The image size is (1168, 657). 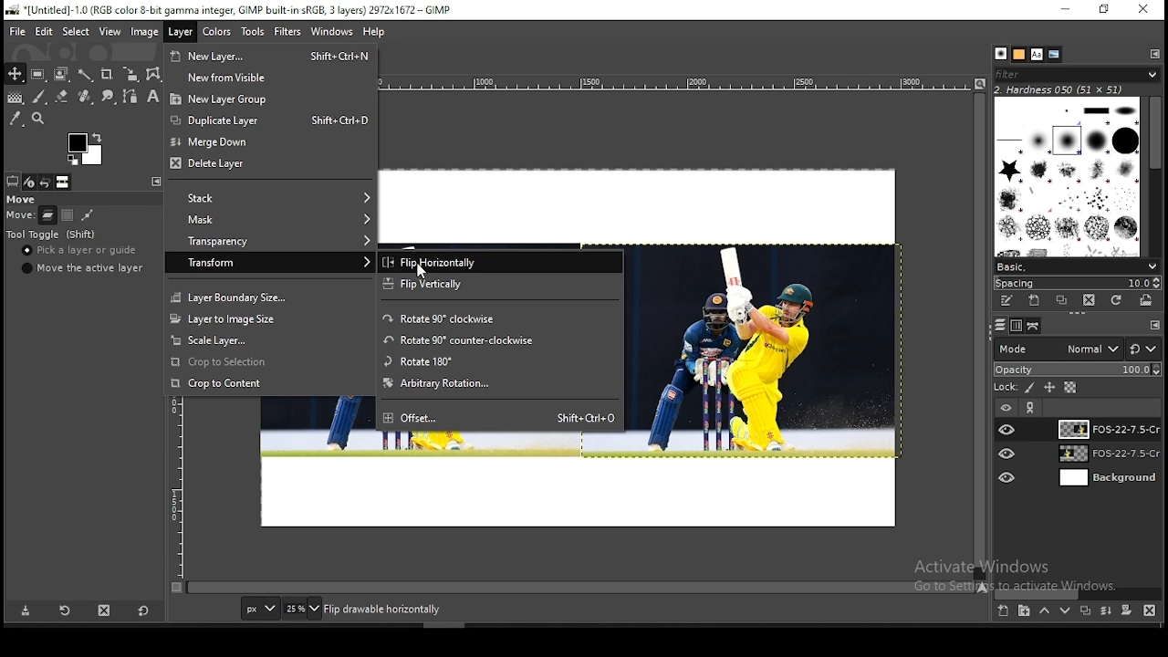 I want to click on fuzzy select tool, so click(x=88, y=73).